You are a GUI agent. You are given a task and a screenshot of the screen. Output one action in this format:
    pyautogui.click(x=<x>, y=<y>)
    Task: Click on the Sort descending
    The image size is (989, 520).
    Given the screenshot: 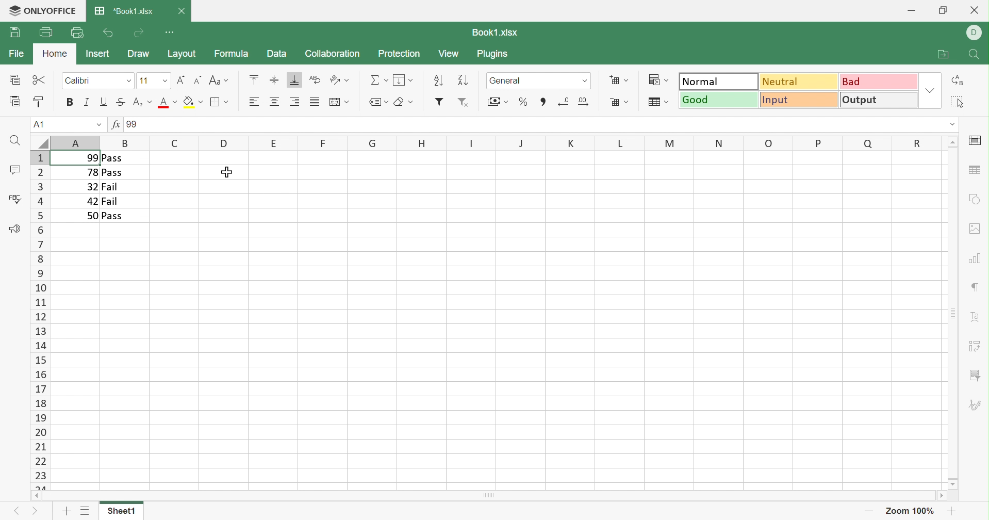 What is the action you would take?
    pyautogui.click(x=464, y=80)
    